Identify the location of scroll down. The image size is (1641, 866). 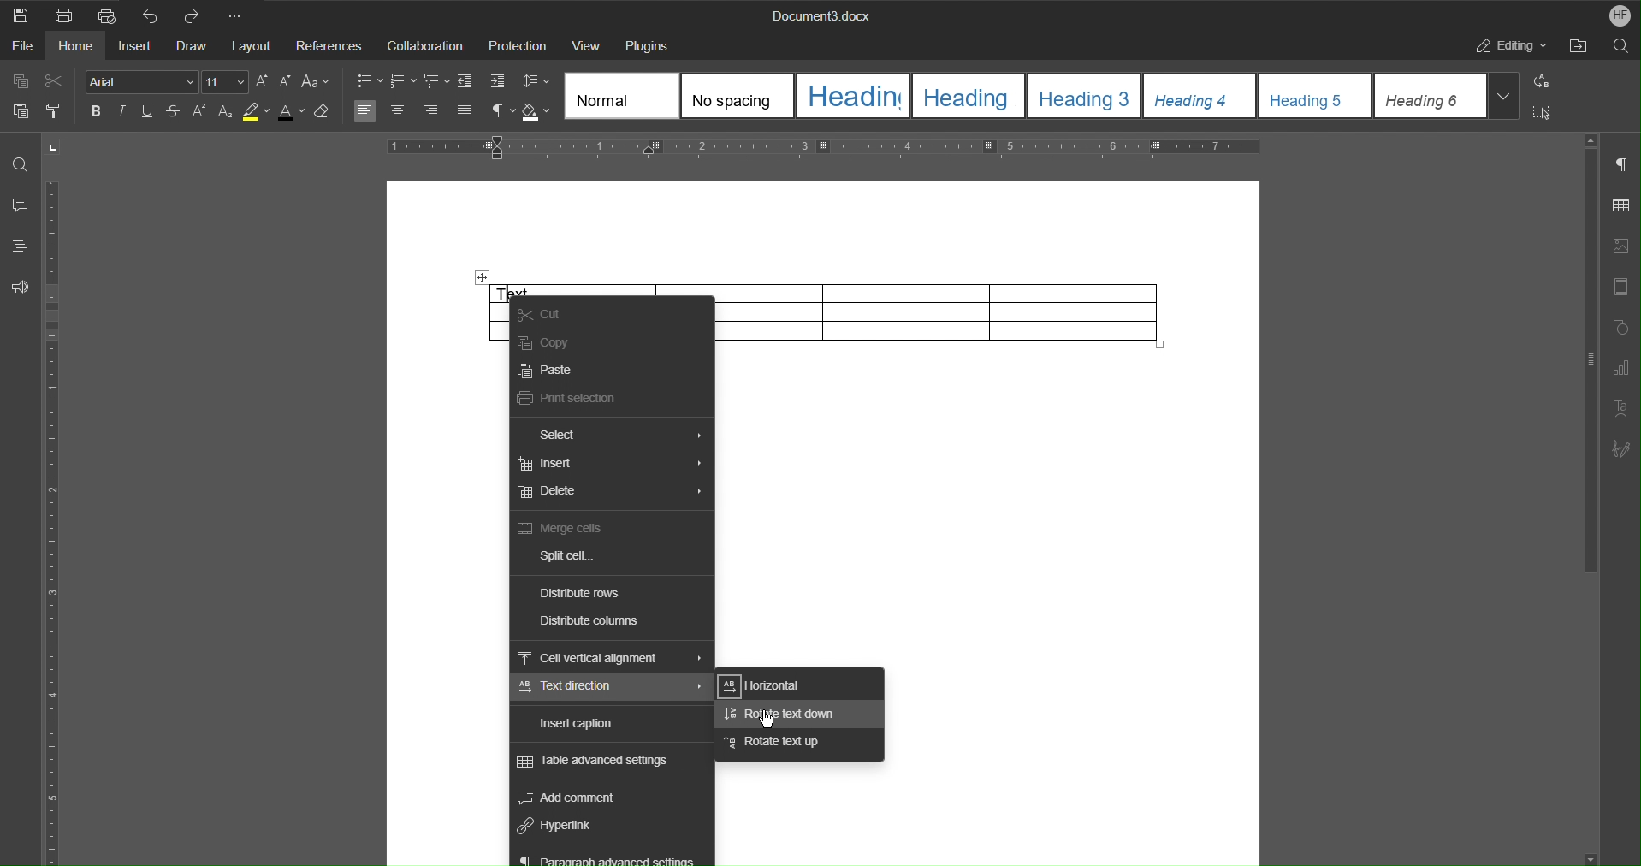
(1592, 859).